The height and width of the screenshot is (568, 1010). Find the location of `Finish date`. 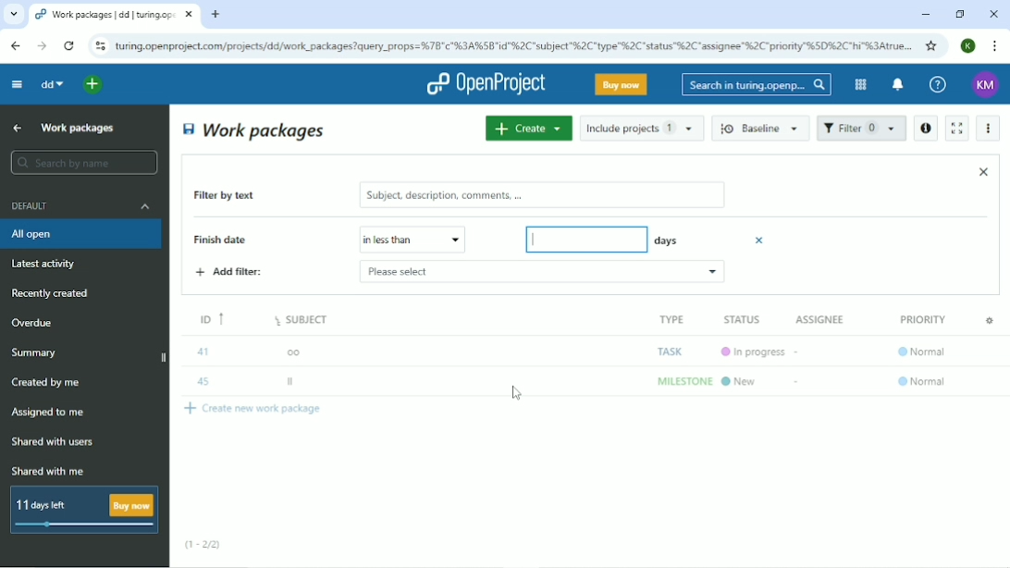

Finish date is located at coordinates (235, 241).